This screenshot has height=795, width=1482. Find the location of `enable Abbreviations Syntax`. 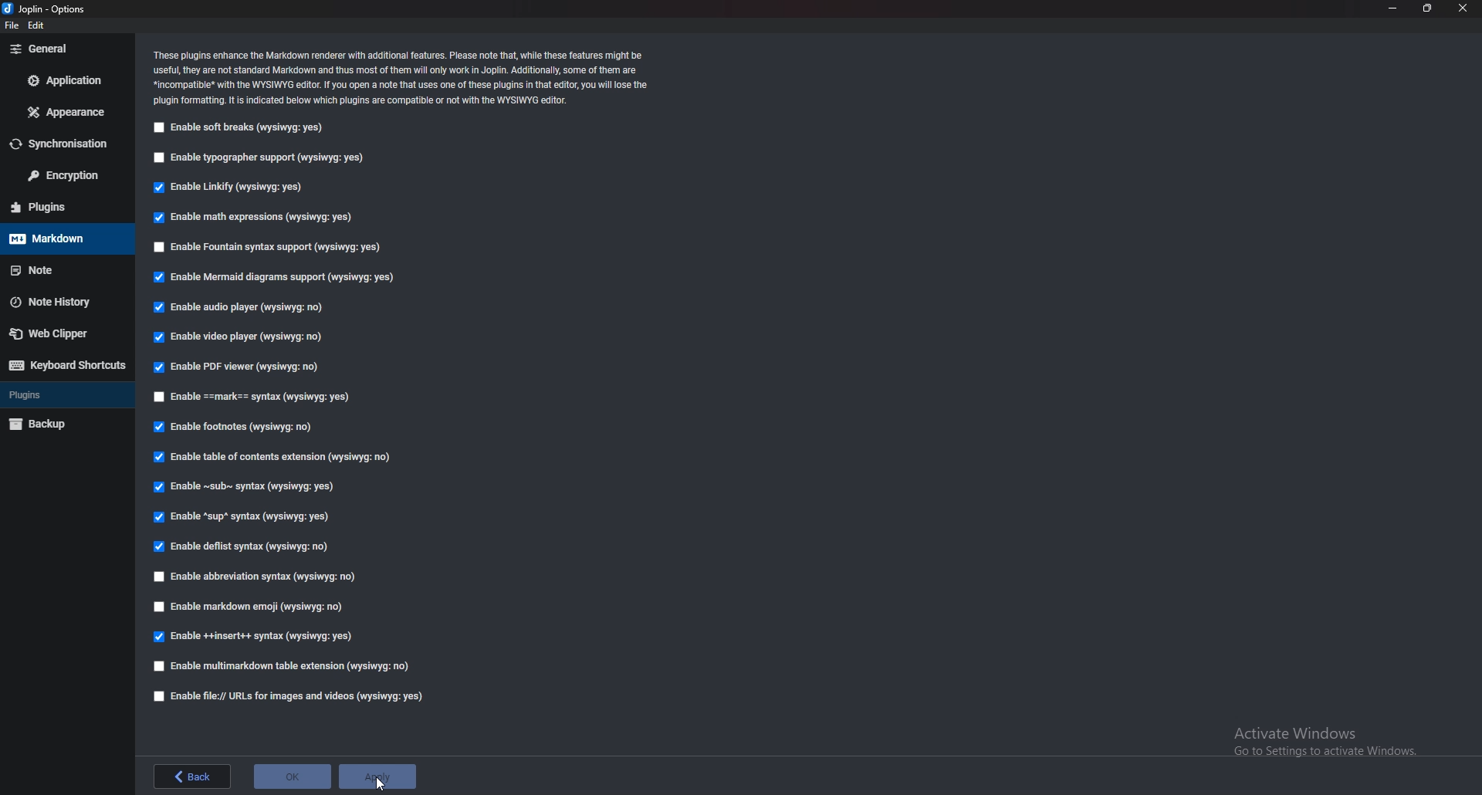

enable Abbreviations Syntax is located at coordinates (259, 577).